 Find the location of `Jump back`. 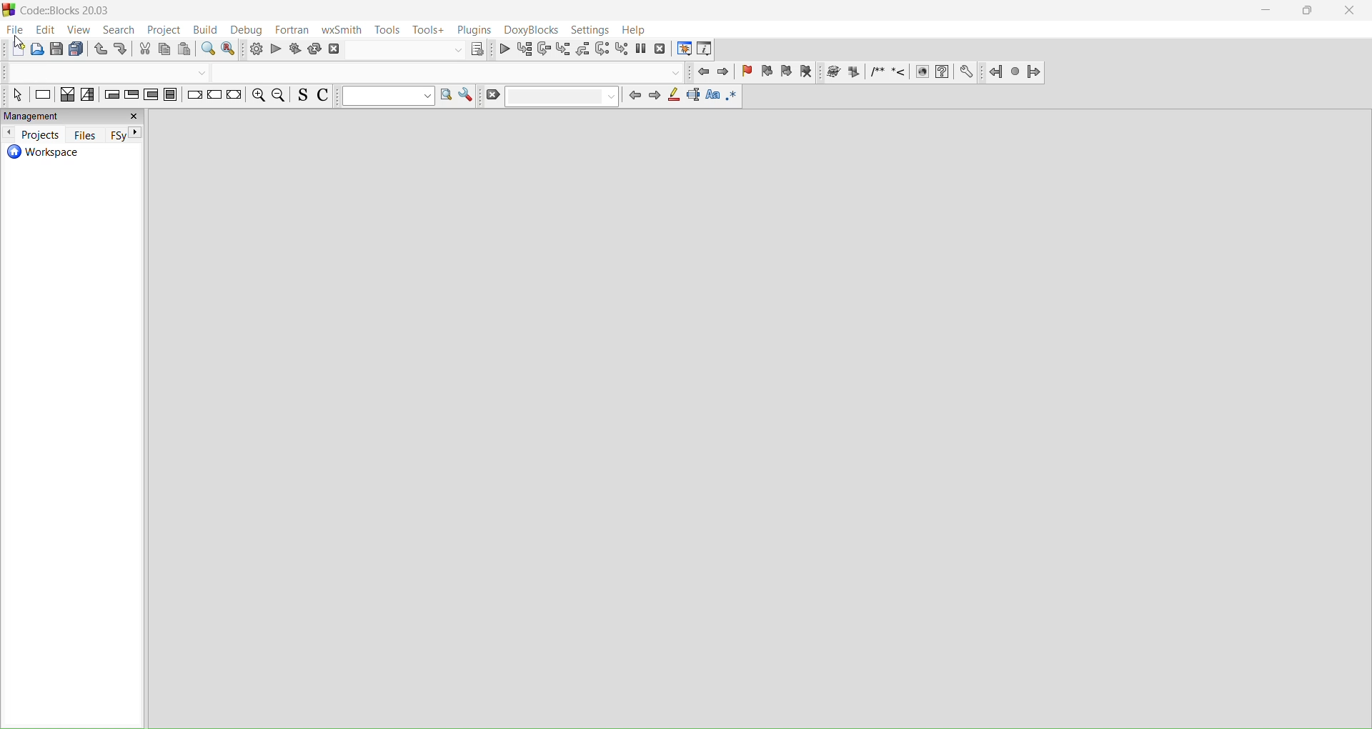

Jump back is located at coordinates (995, 71).